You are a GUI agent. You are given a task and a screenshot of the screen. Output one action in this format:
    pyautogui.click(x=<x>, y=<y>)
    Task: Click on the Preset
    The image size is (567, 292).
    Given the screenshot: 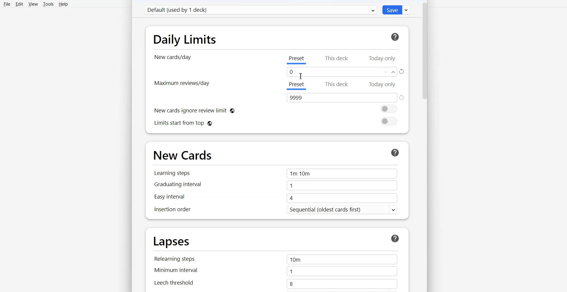 What is the action you would take?
    pyautogui.click(x=297, y=60)
    